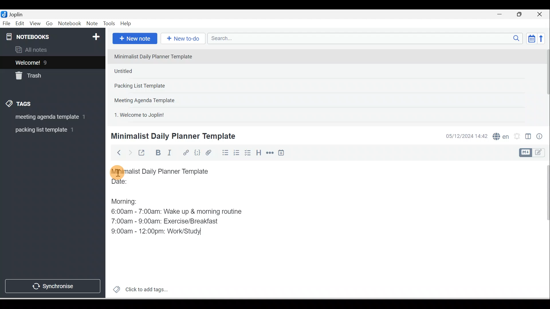 The width and height of the screenshot is (550, 309). I want to click on Notes, so click(48, 61).